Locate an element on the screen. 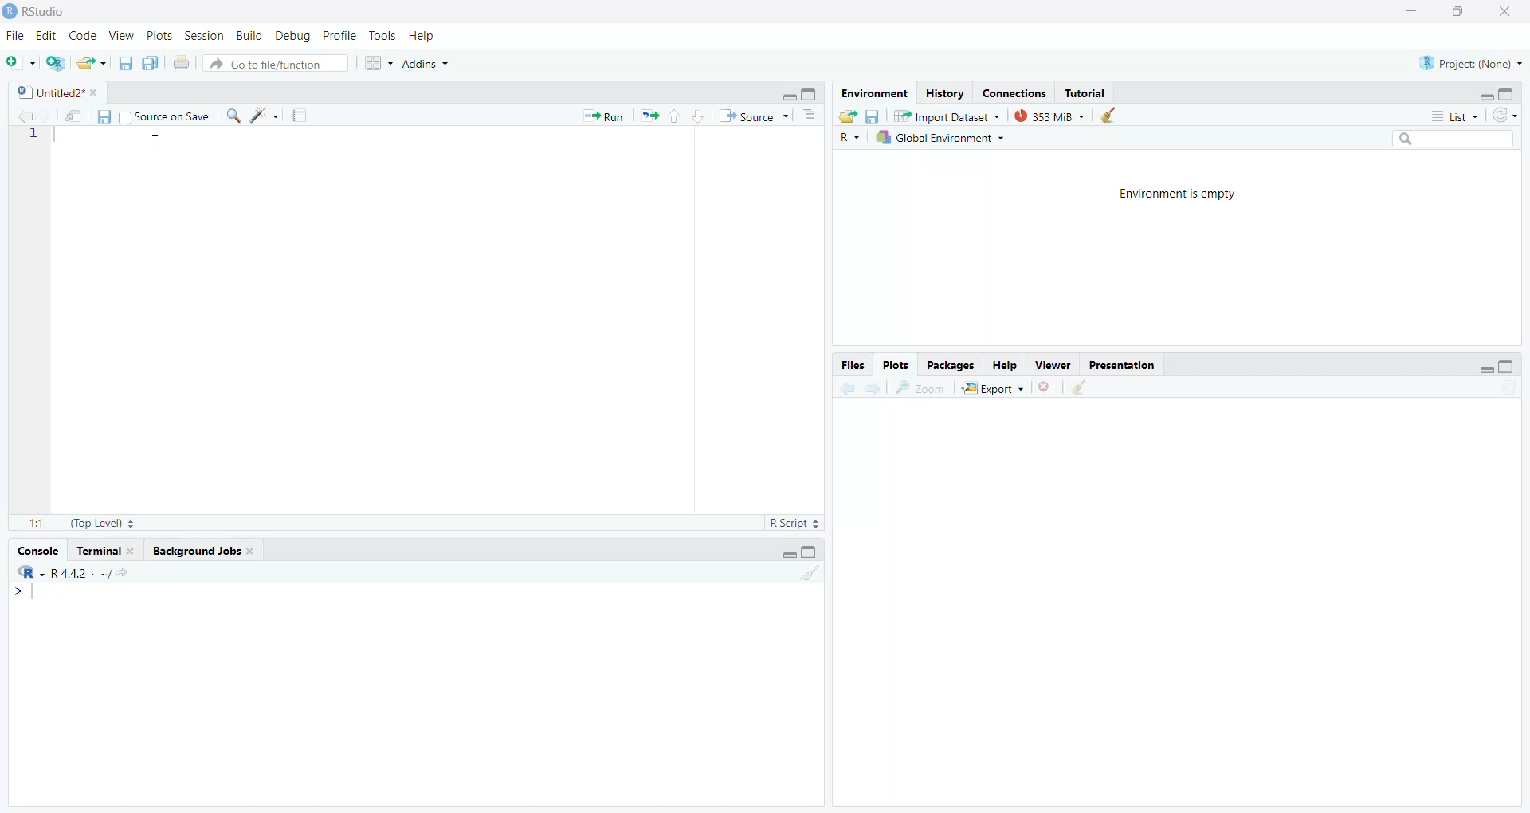 This screenshot has width=1530, height=813. Packages is located at coordinates (955, 366).